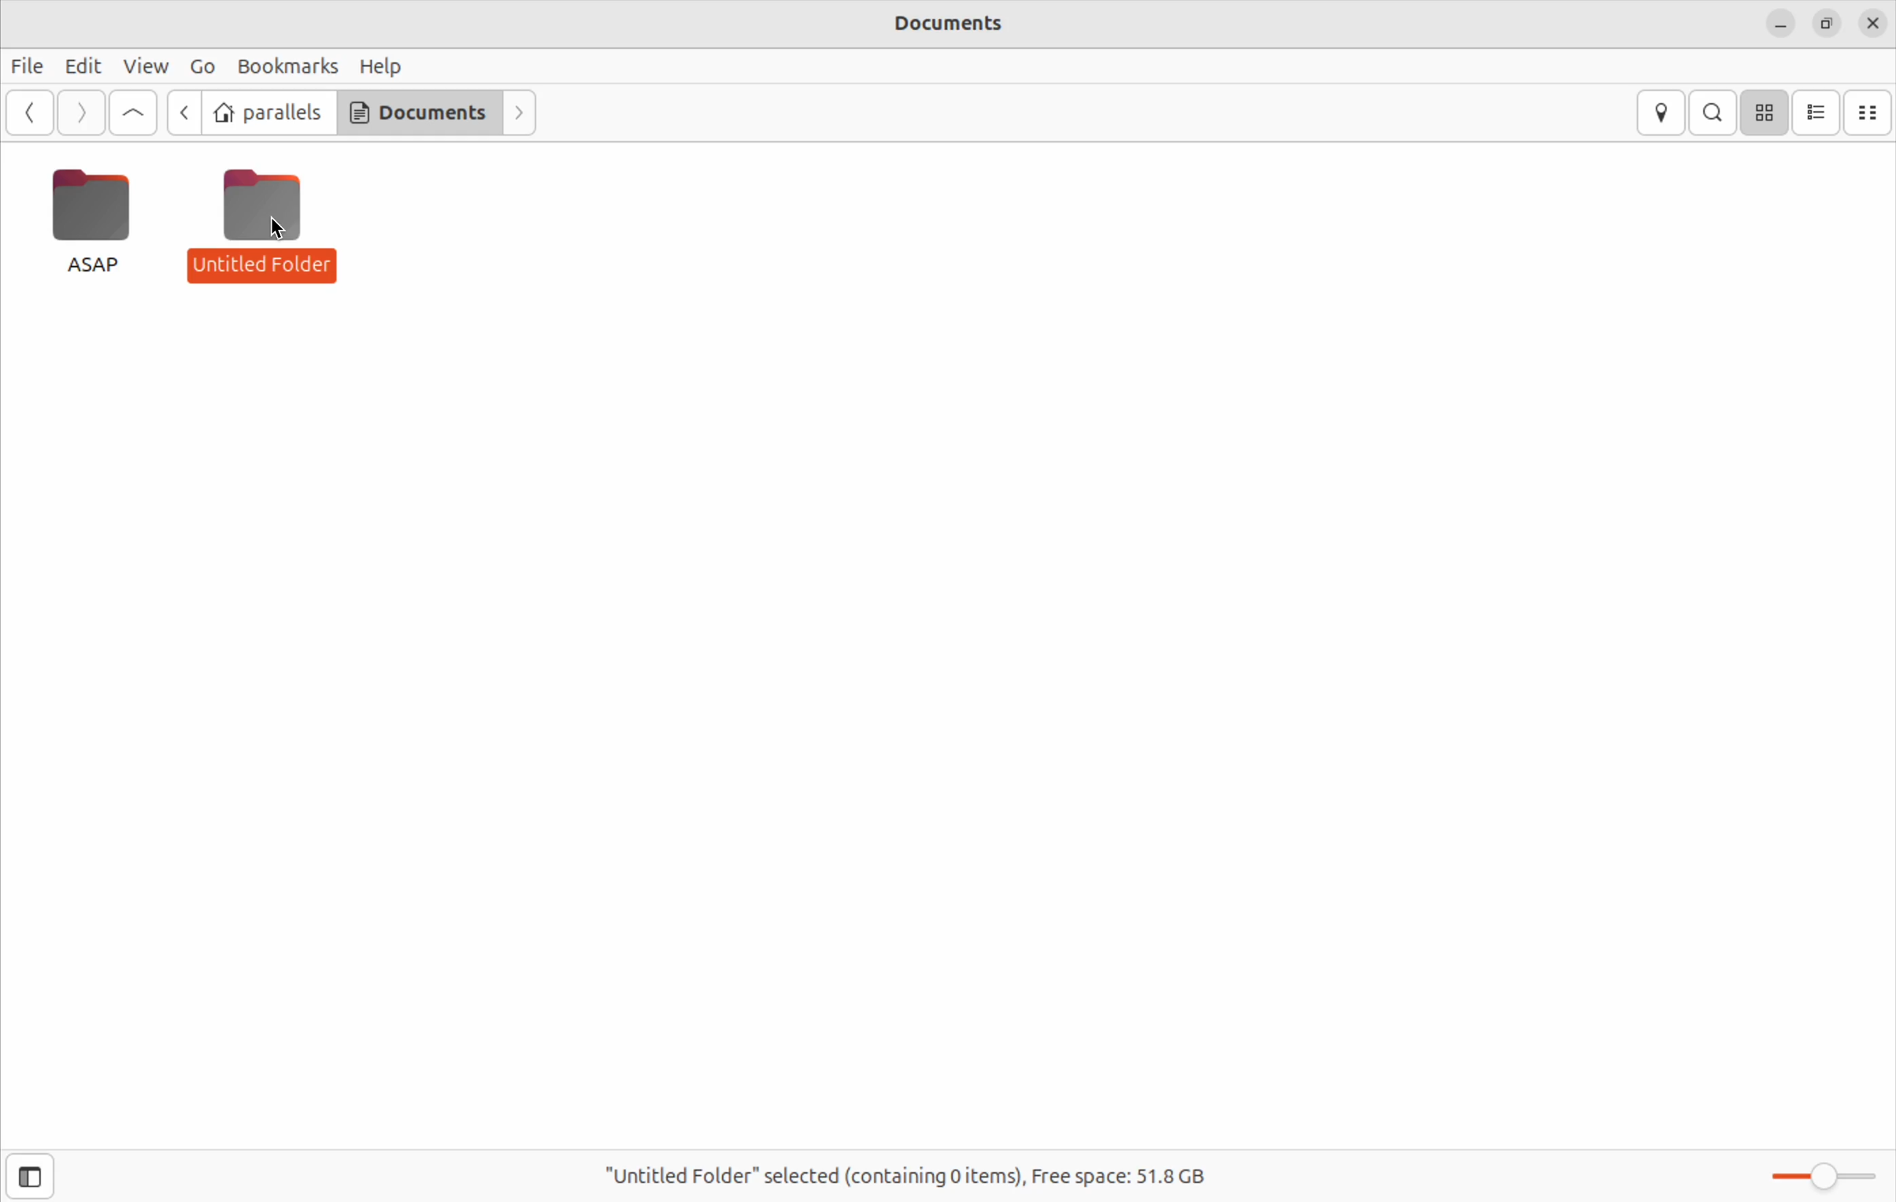  What do you see at coordinates (29, 115) in the screenshot?
I see `back` at bounding box center [29, 115].